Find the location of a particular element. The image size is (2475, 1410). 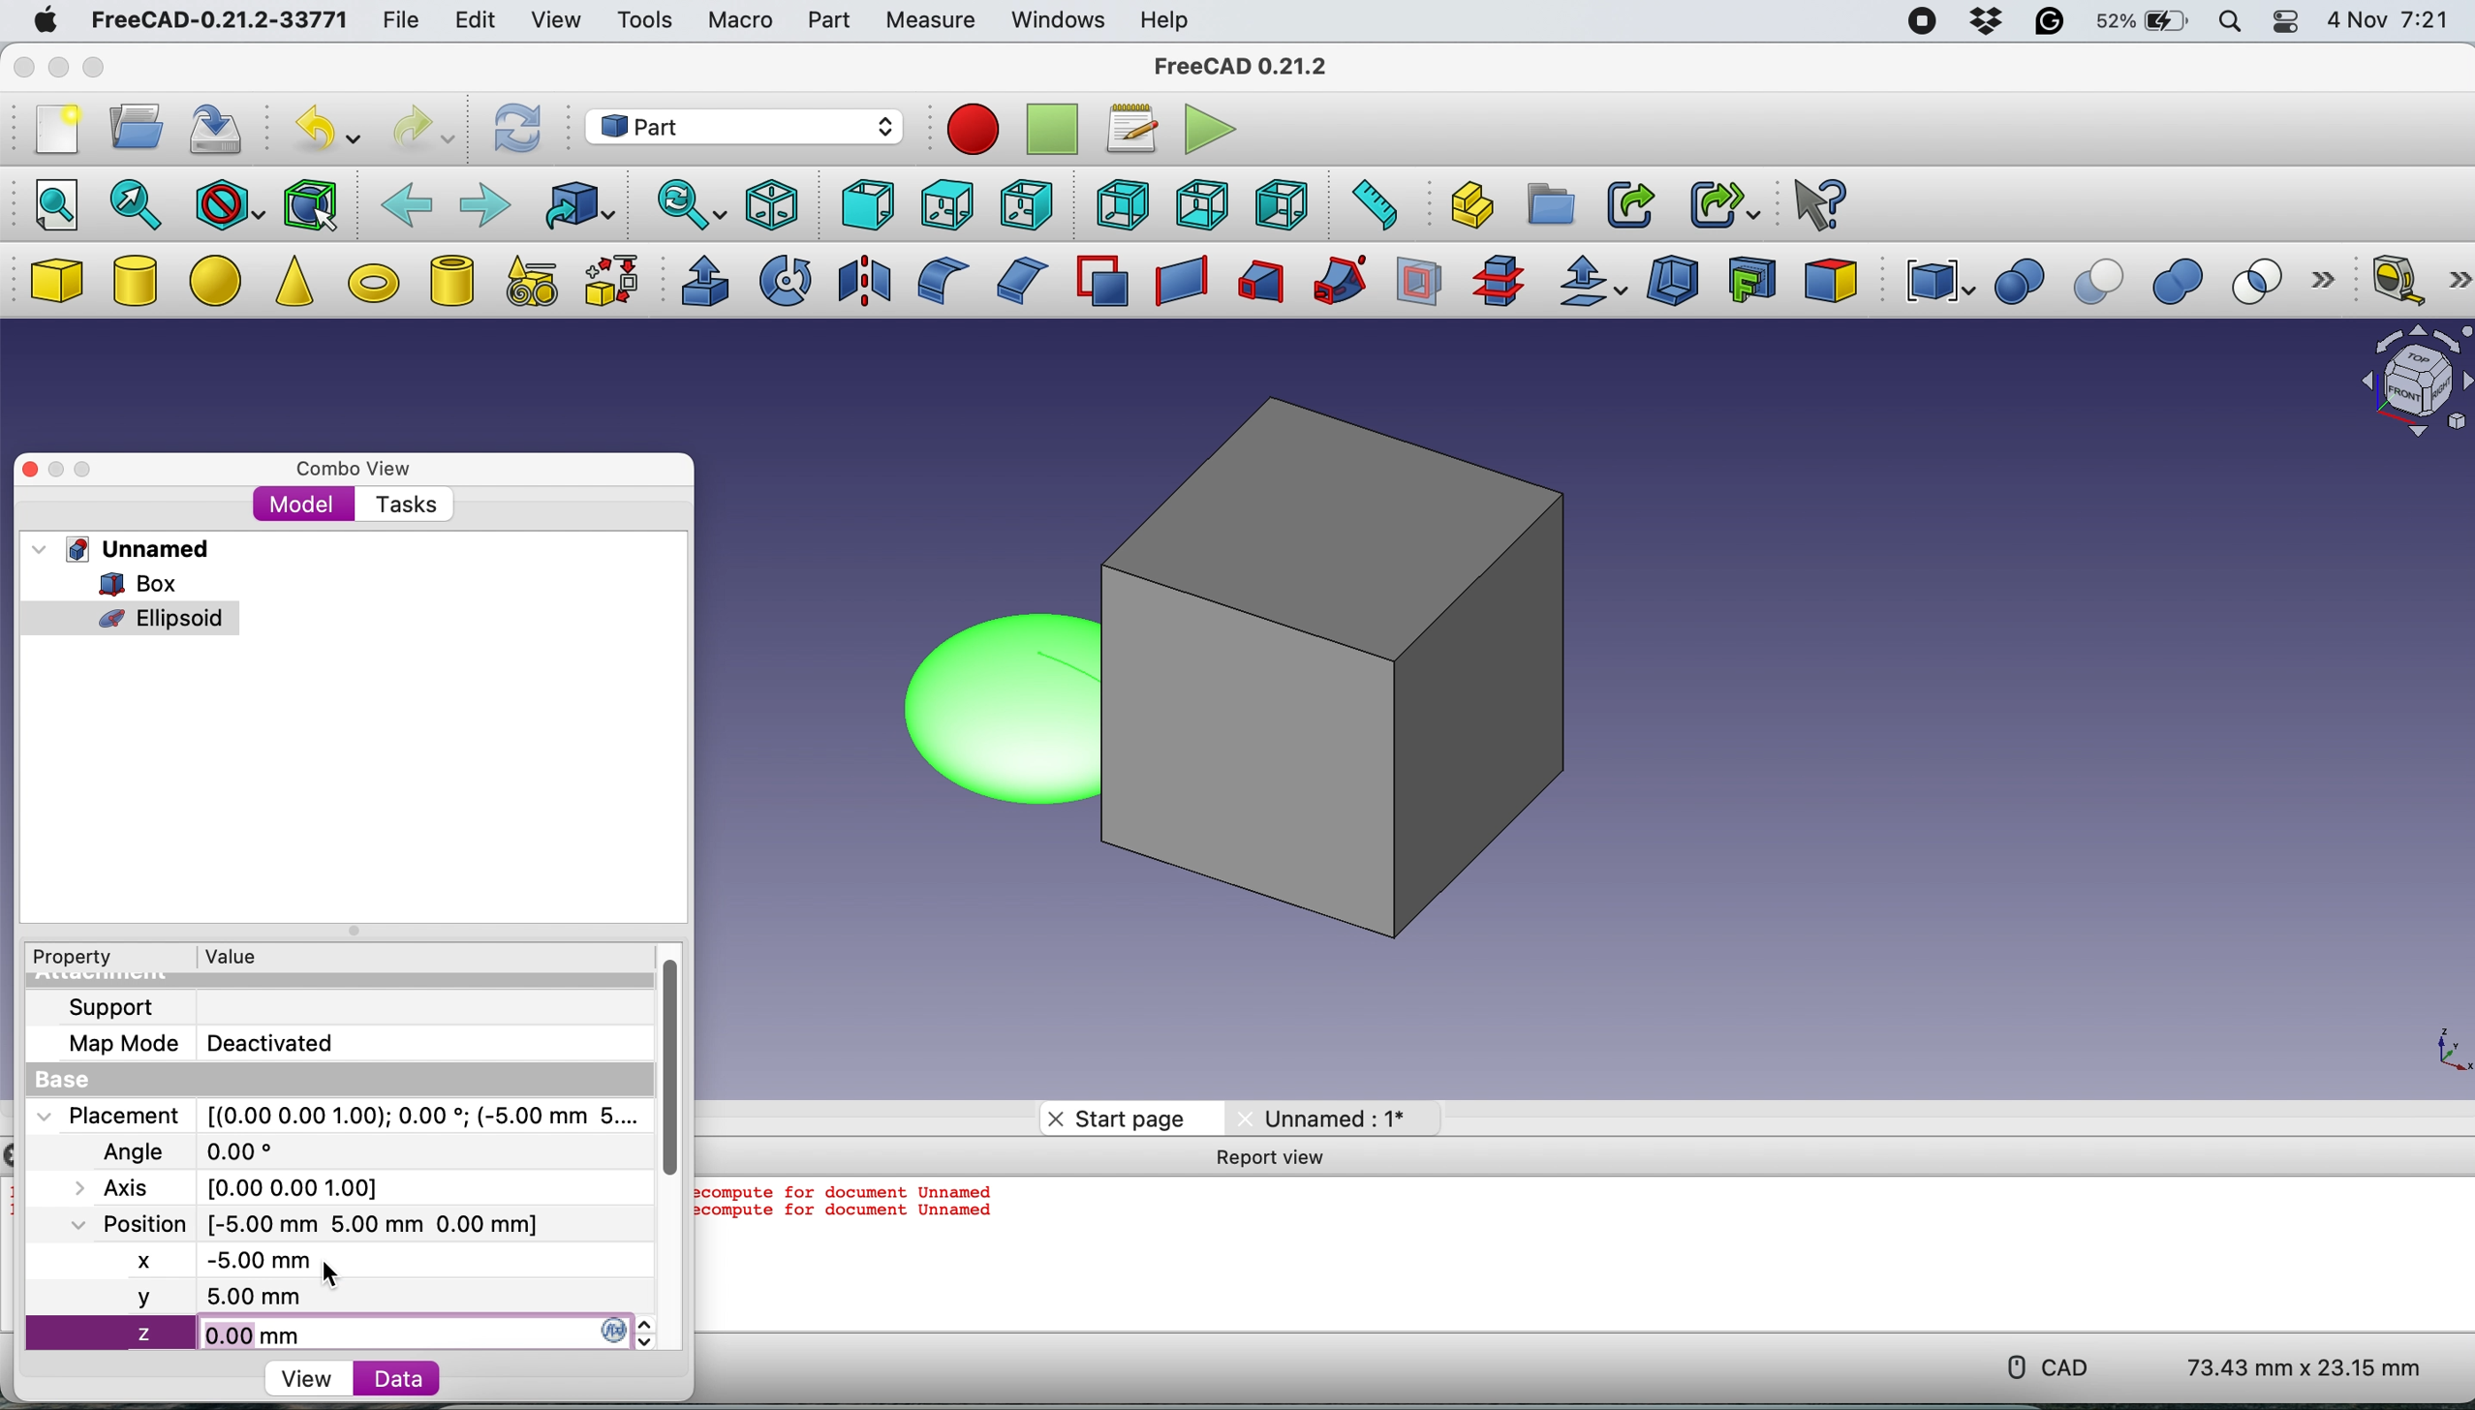

section is located at coordinates (1420, 287).